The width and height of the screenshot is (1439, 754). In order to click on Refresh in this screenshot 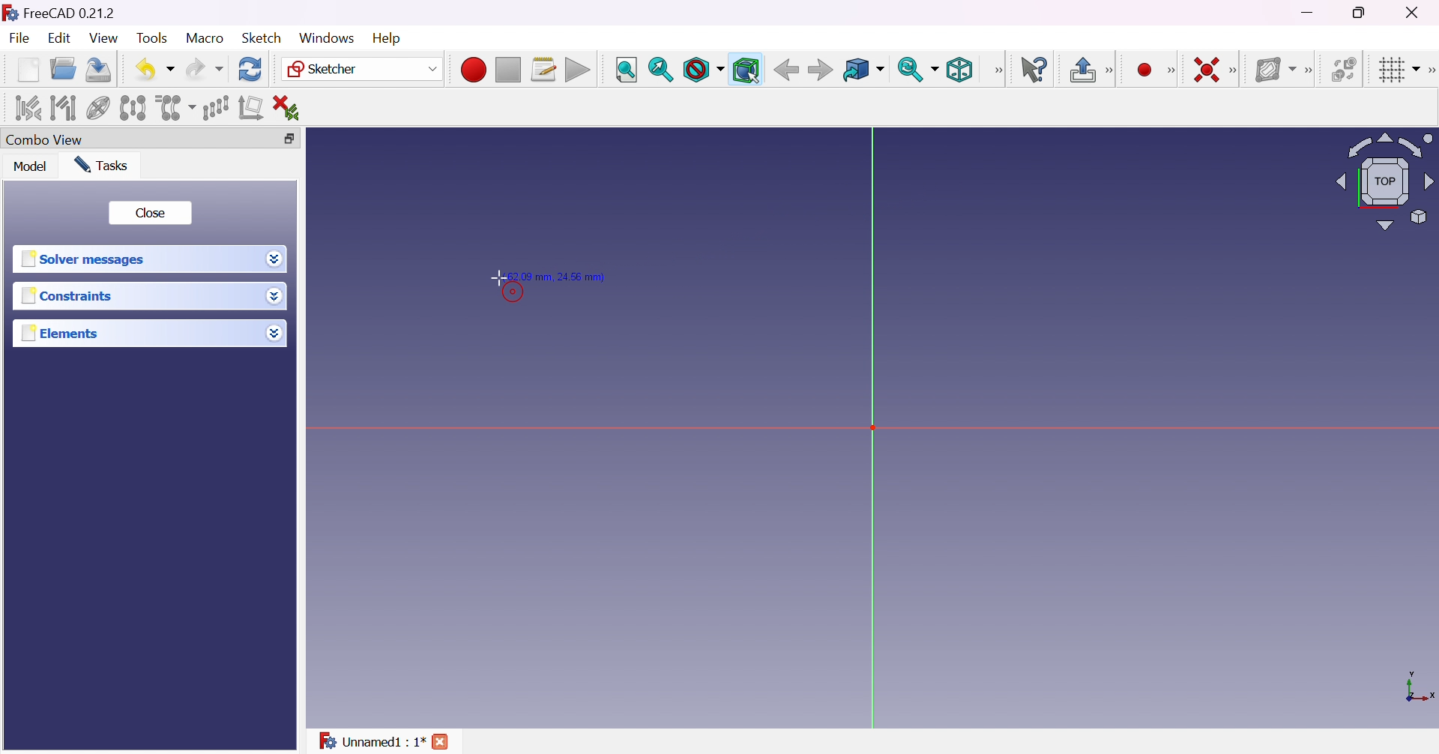, I will do `click(250, 68)`.